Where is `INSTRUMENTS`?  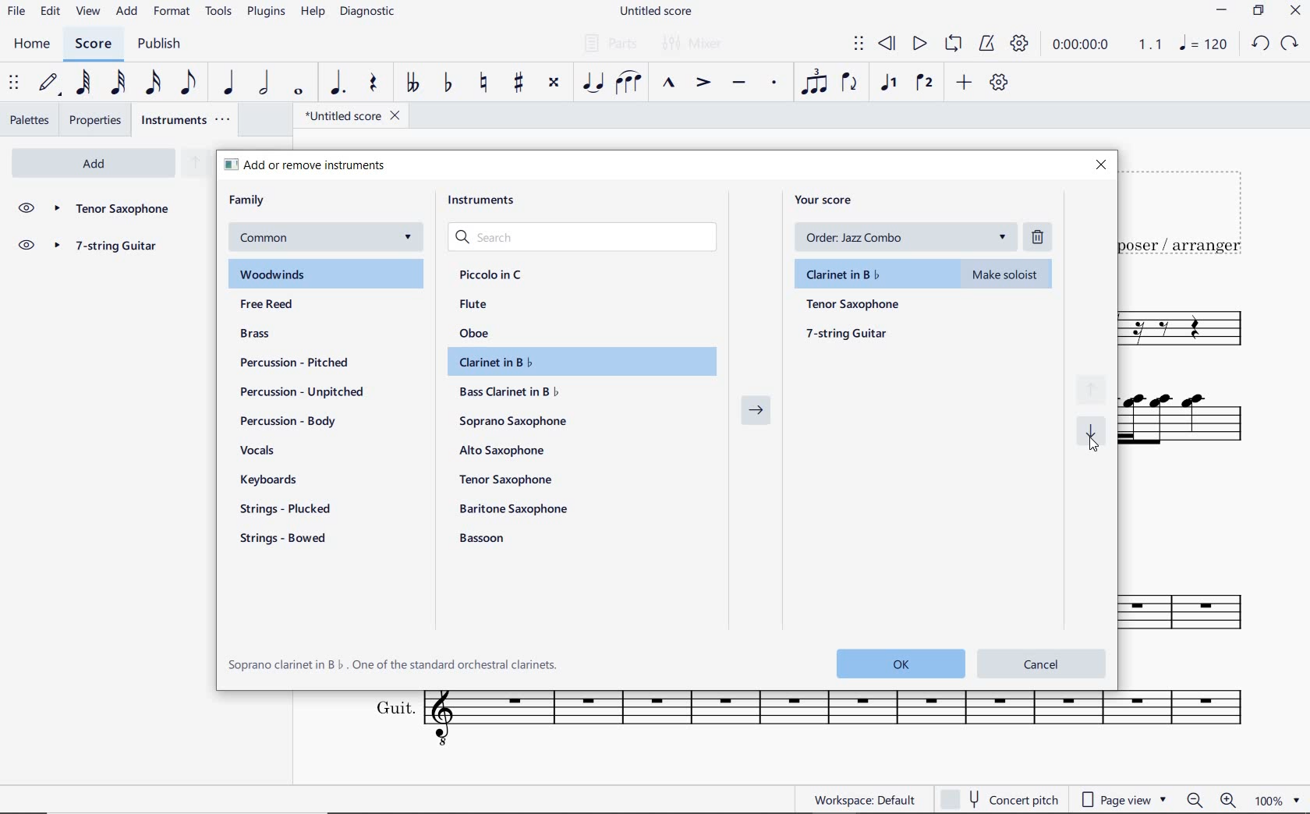 INSTRUMENTS is located at coordinates (187, 119).